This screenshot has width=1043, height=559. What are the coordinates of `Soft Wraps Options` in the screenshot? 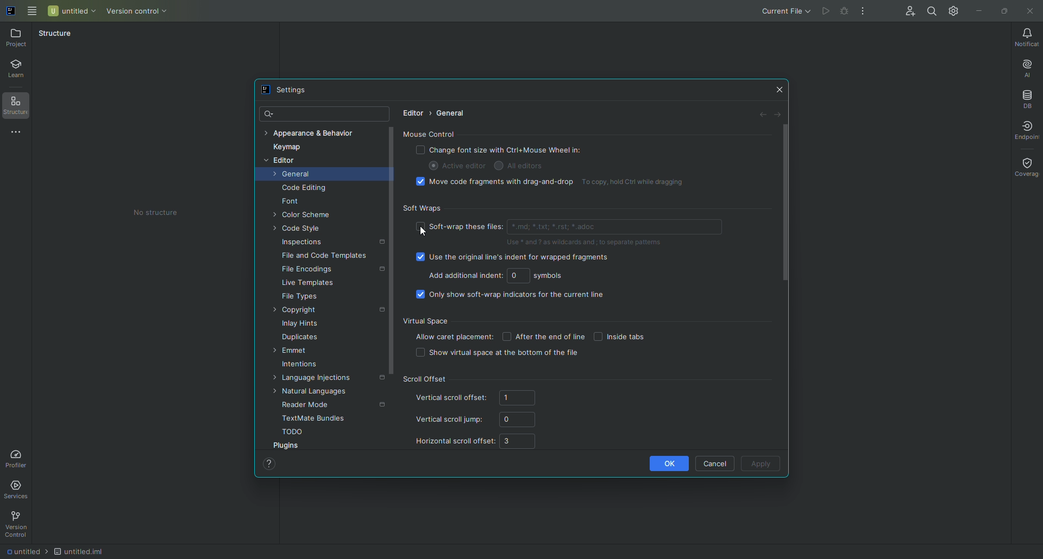 It's located at (567, 252).